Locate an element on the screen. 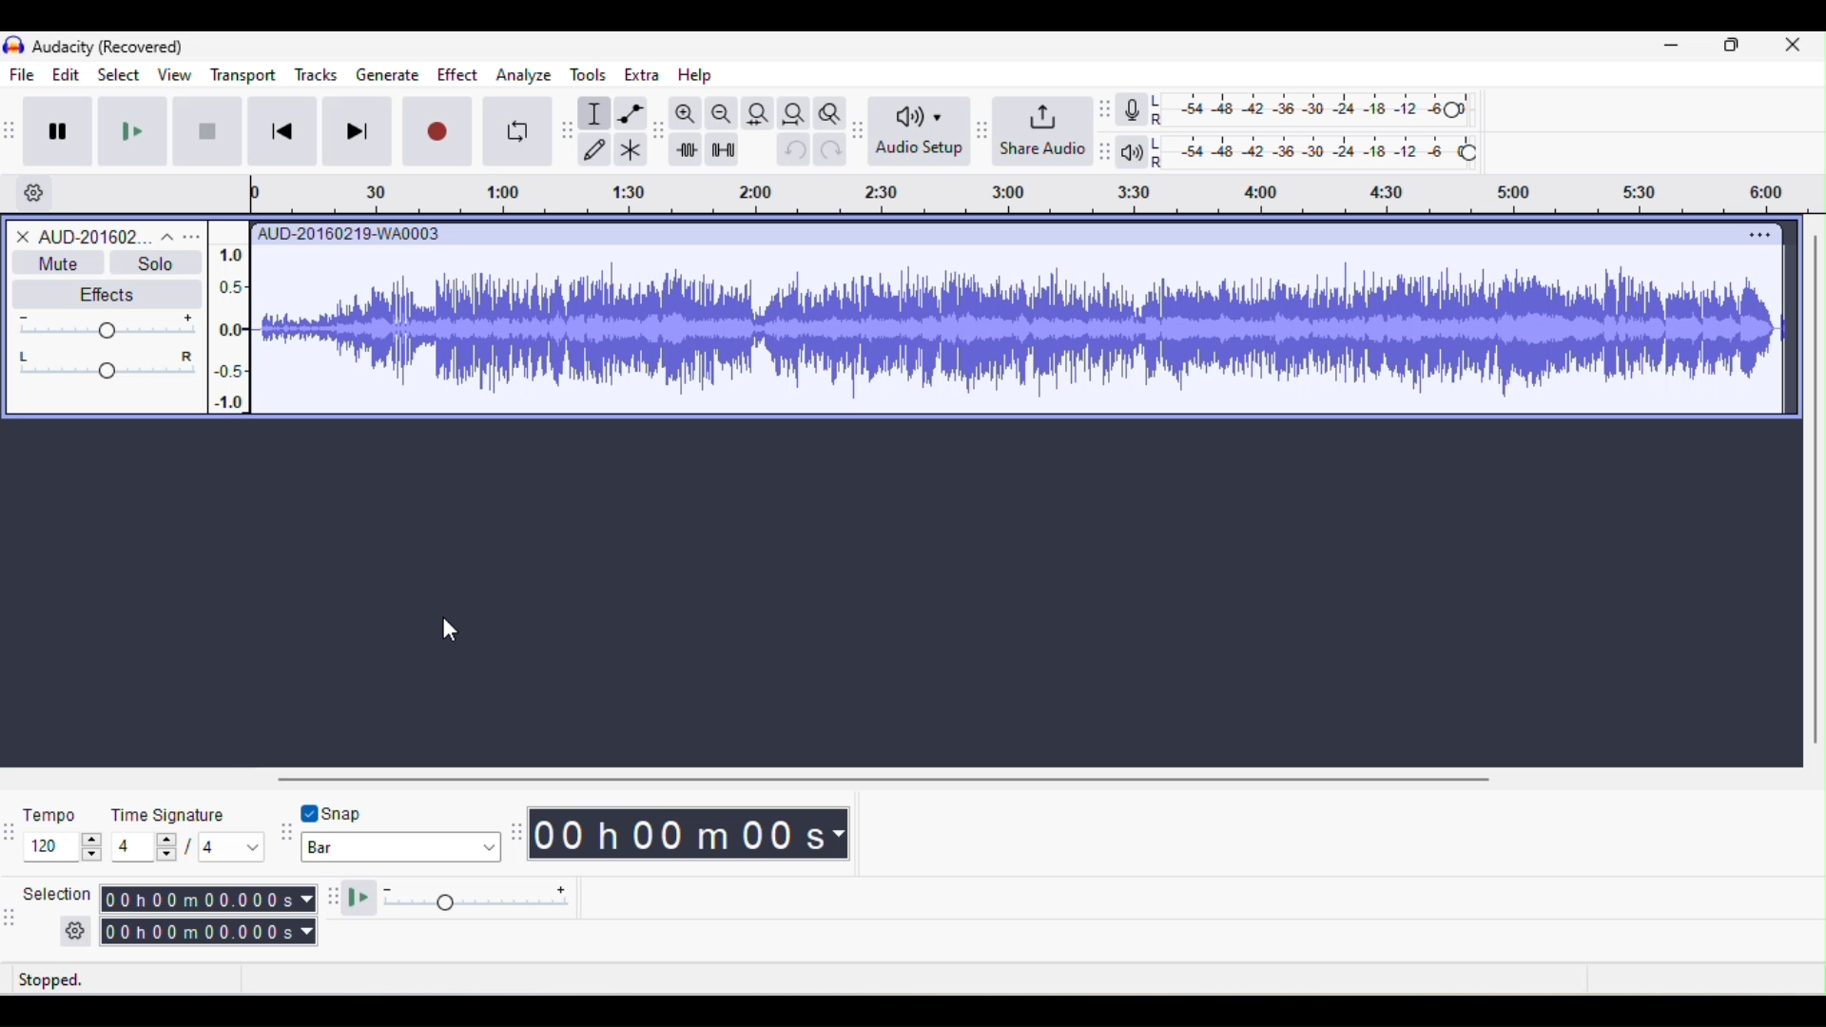 The image size is (1826, 1027). audacity transport toolbar is located at coordinates (11, 129).